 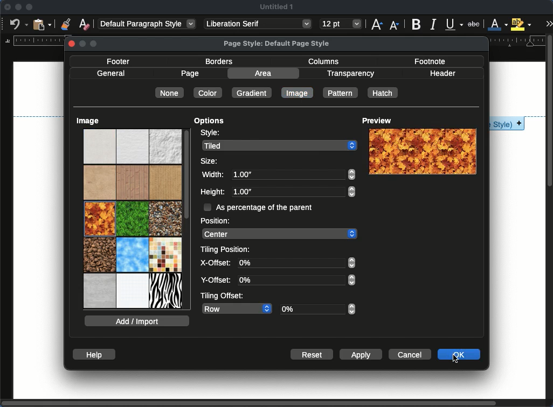 What do you see at coordinates (550, 221) in the screenshot?
I see `scroll` at bounding box center [550, 221].